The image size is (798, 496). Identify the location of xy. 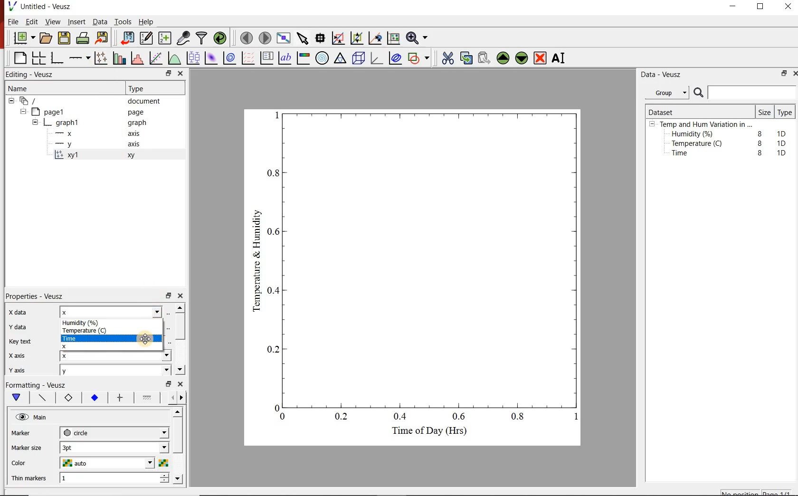
(133, 158).